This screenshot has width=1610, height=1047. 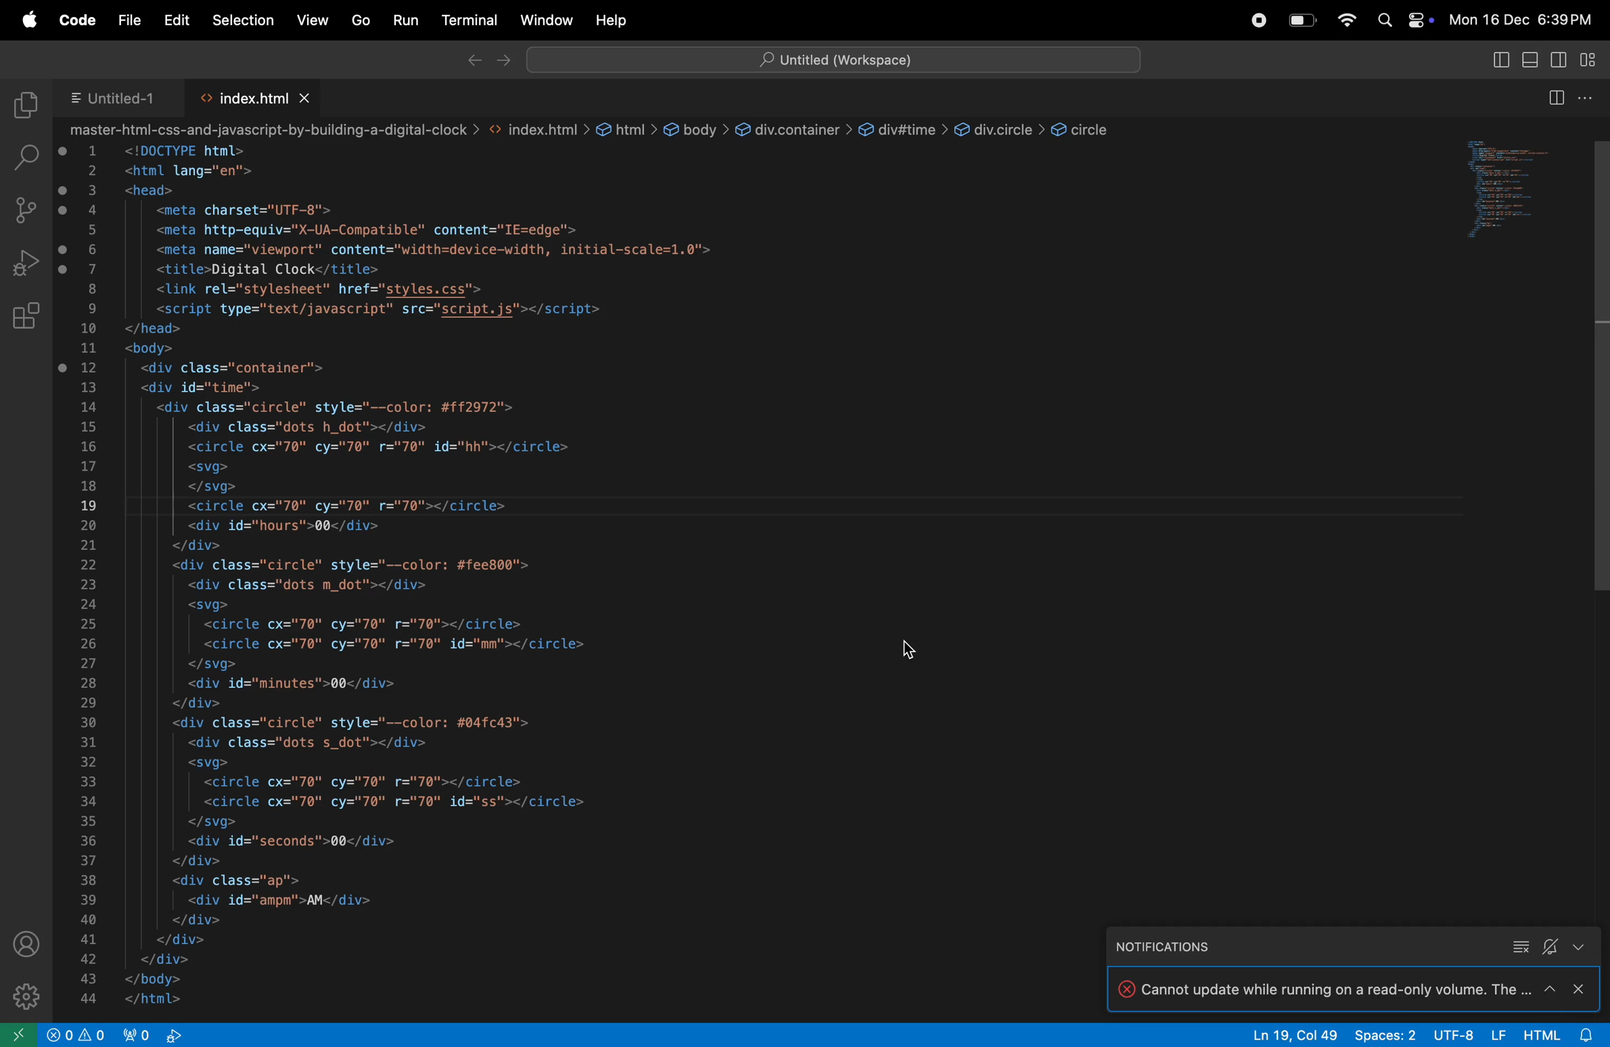 I want to click on forward, so click(x=503, y=61).